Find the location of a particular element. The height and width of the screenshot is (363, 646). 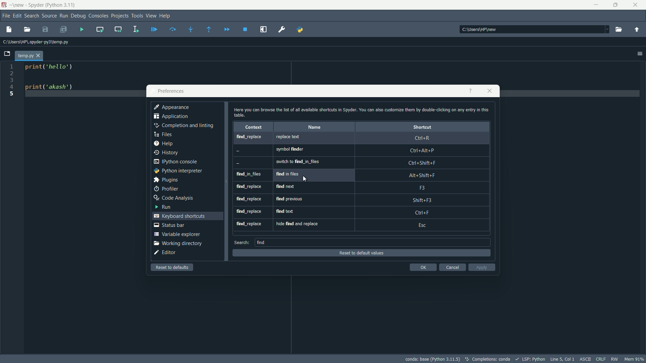

apply is located at coordinates (480, 268).